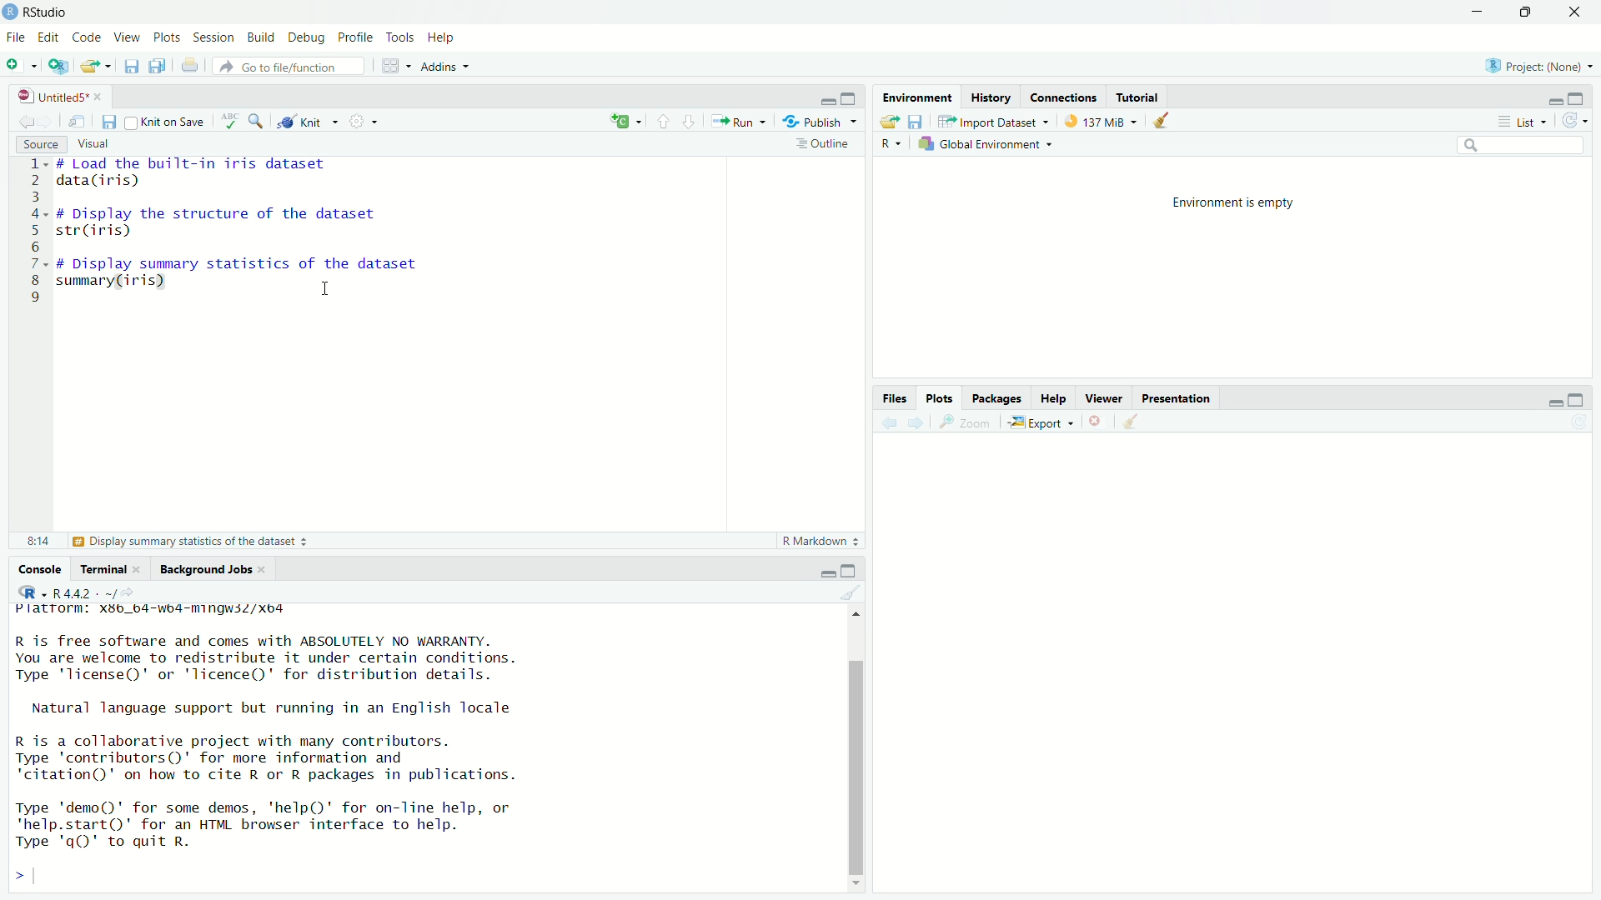  Describe the element at coordinates (1578, 97) in the screenshot. I see `Full Height` at that location.